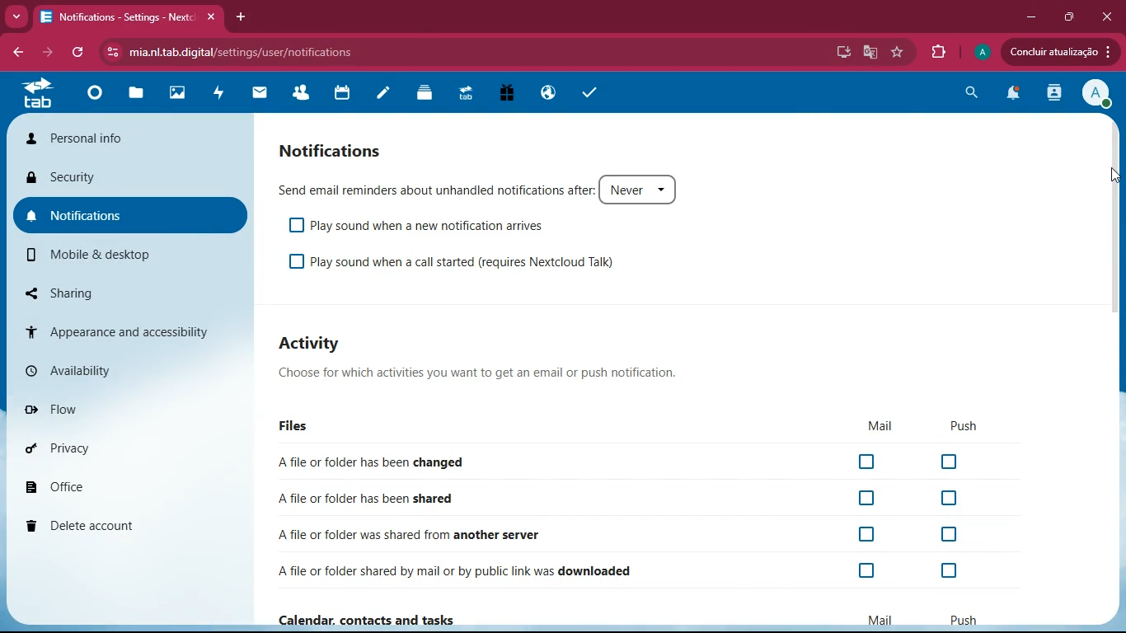 The height and width of the screenshot is (633, 1126). I want to click on Calendar, so click(345, 92).